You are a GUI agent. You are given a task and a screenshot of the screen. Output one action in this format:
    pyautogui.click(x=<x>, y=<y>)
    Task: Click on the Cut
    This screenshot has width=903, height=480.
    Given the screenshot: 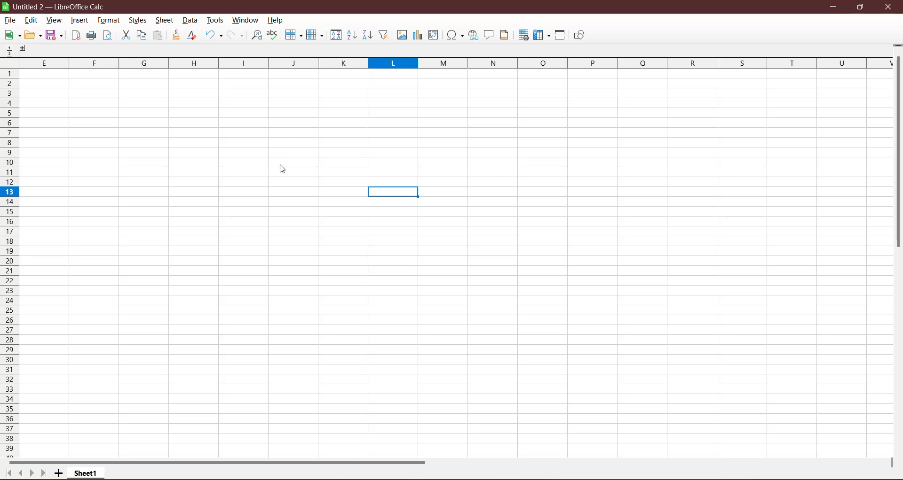 What is the action you would take?
    pyautogui.click(x=125, y=35)
    